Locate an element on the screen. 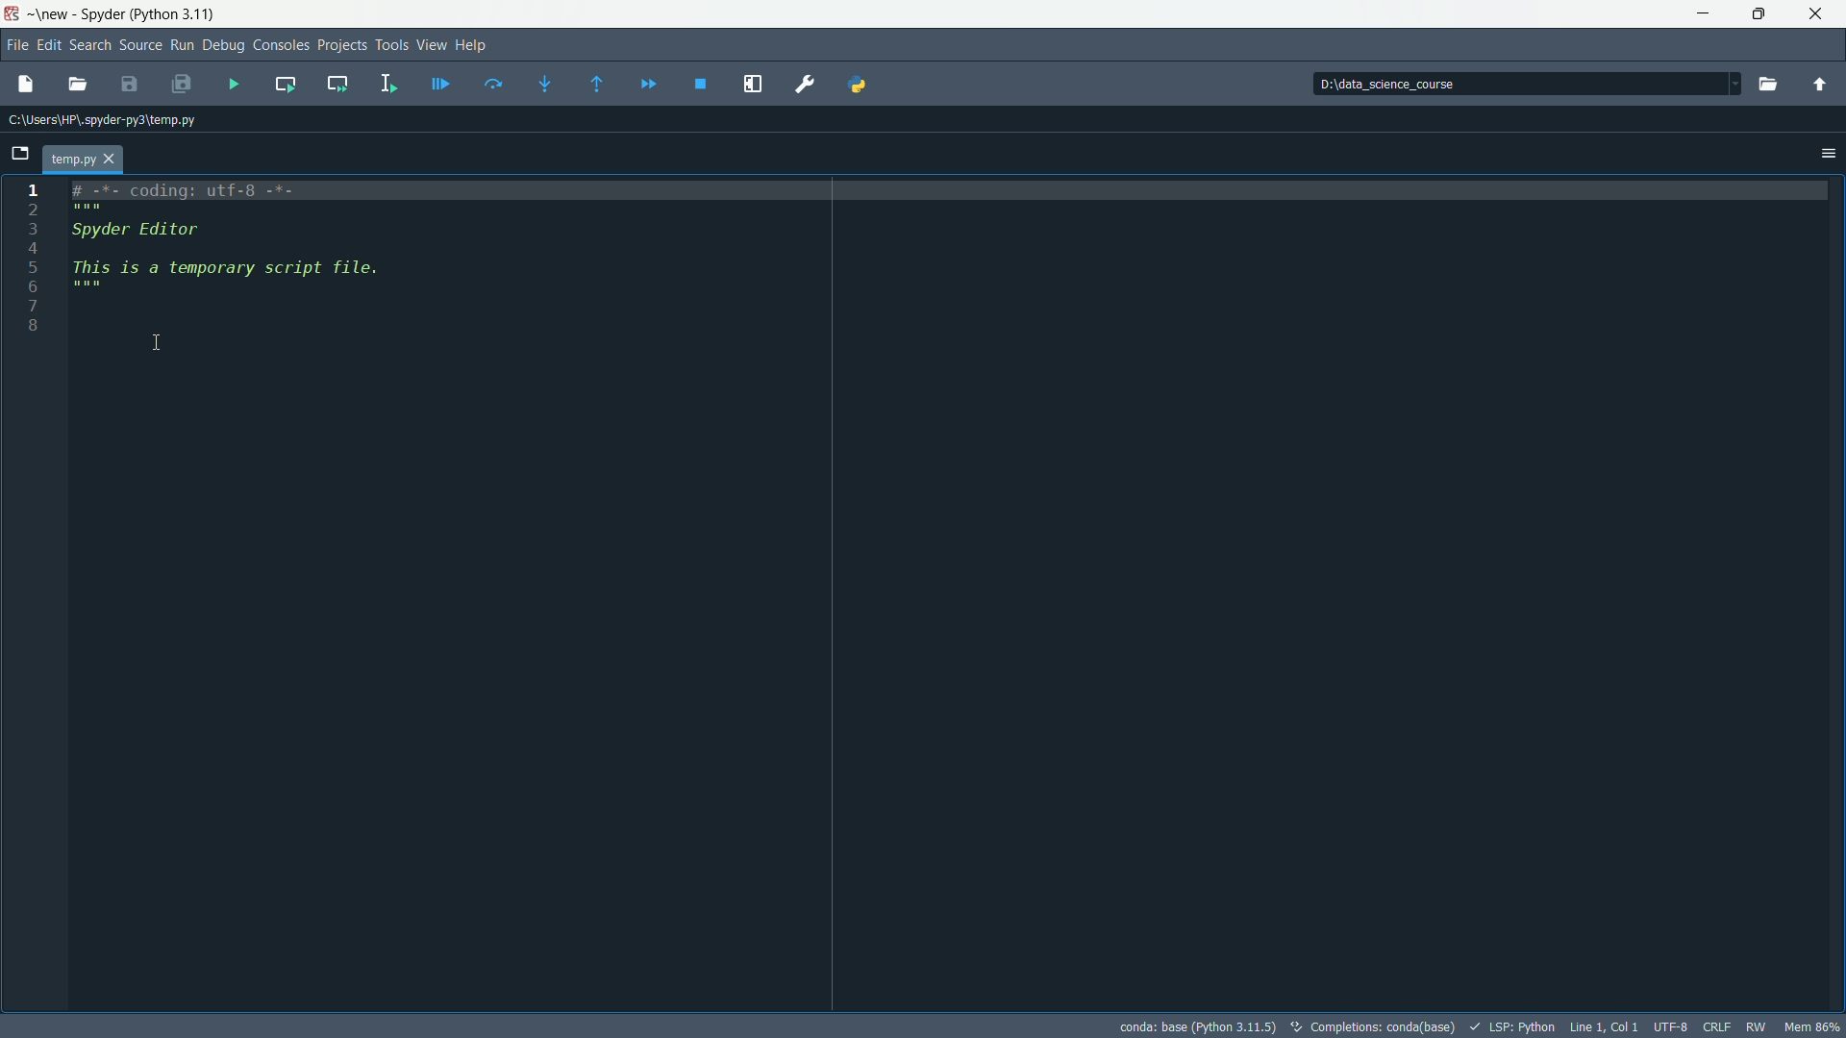  C:\Users\HP\.spyder-py3\temp.py is located at coordinates (114, 124).